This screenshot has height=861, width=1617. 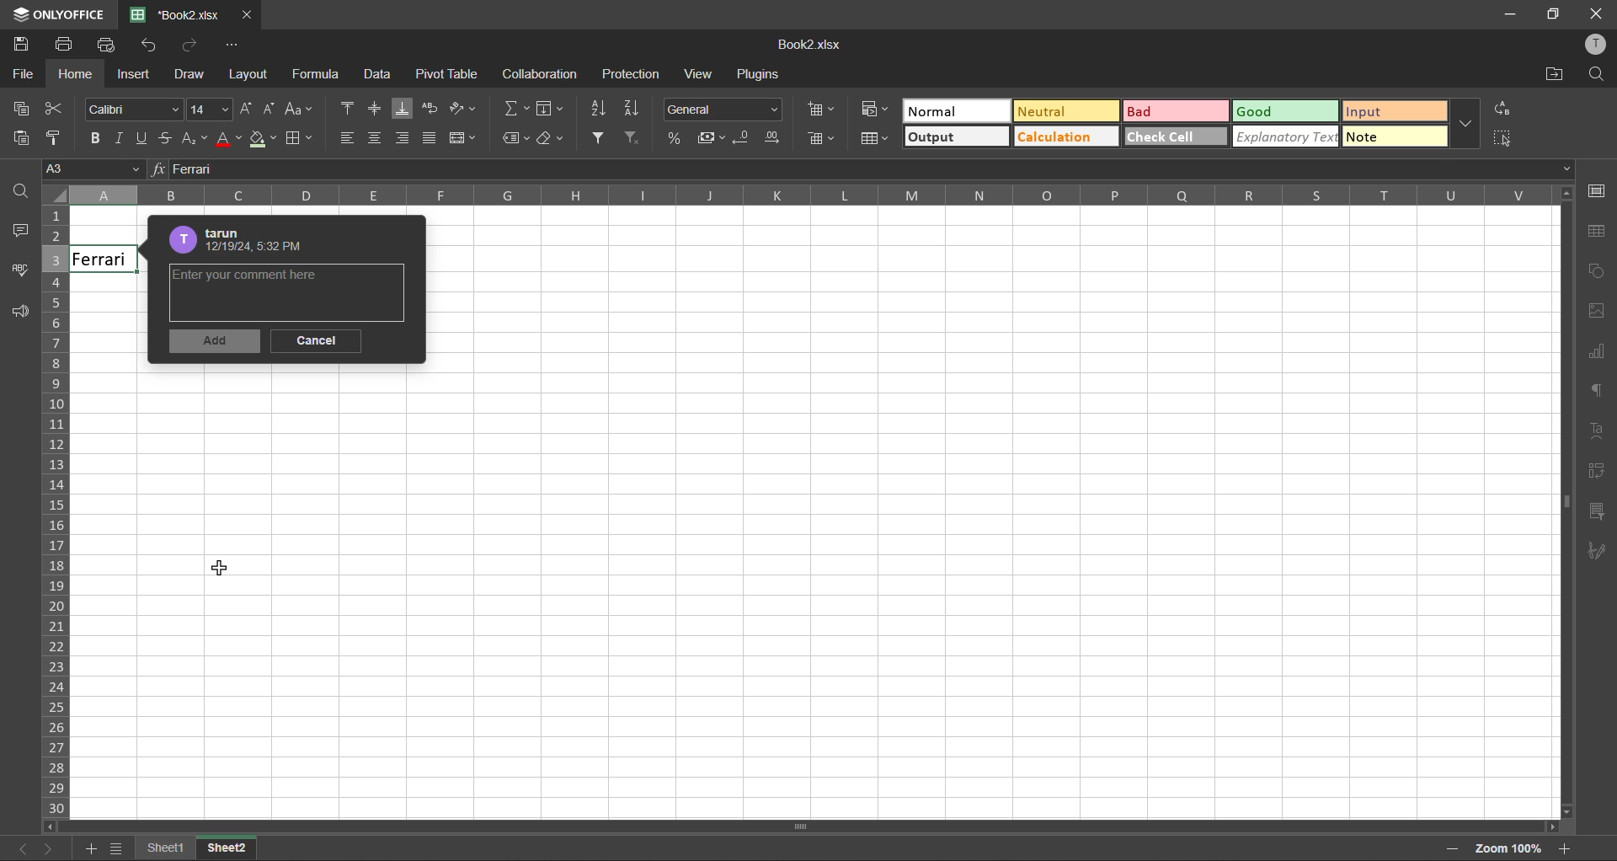 I want to click on print, so click(x=66, y=46).